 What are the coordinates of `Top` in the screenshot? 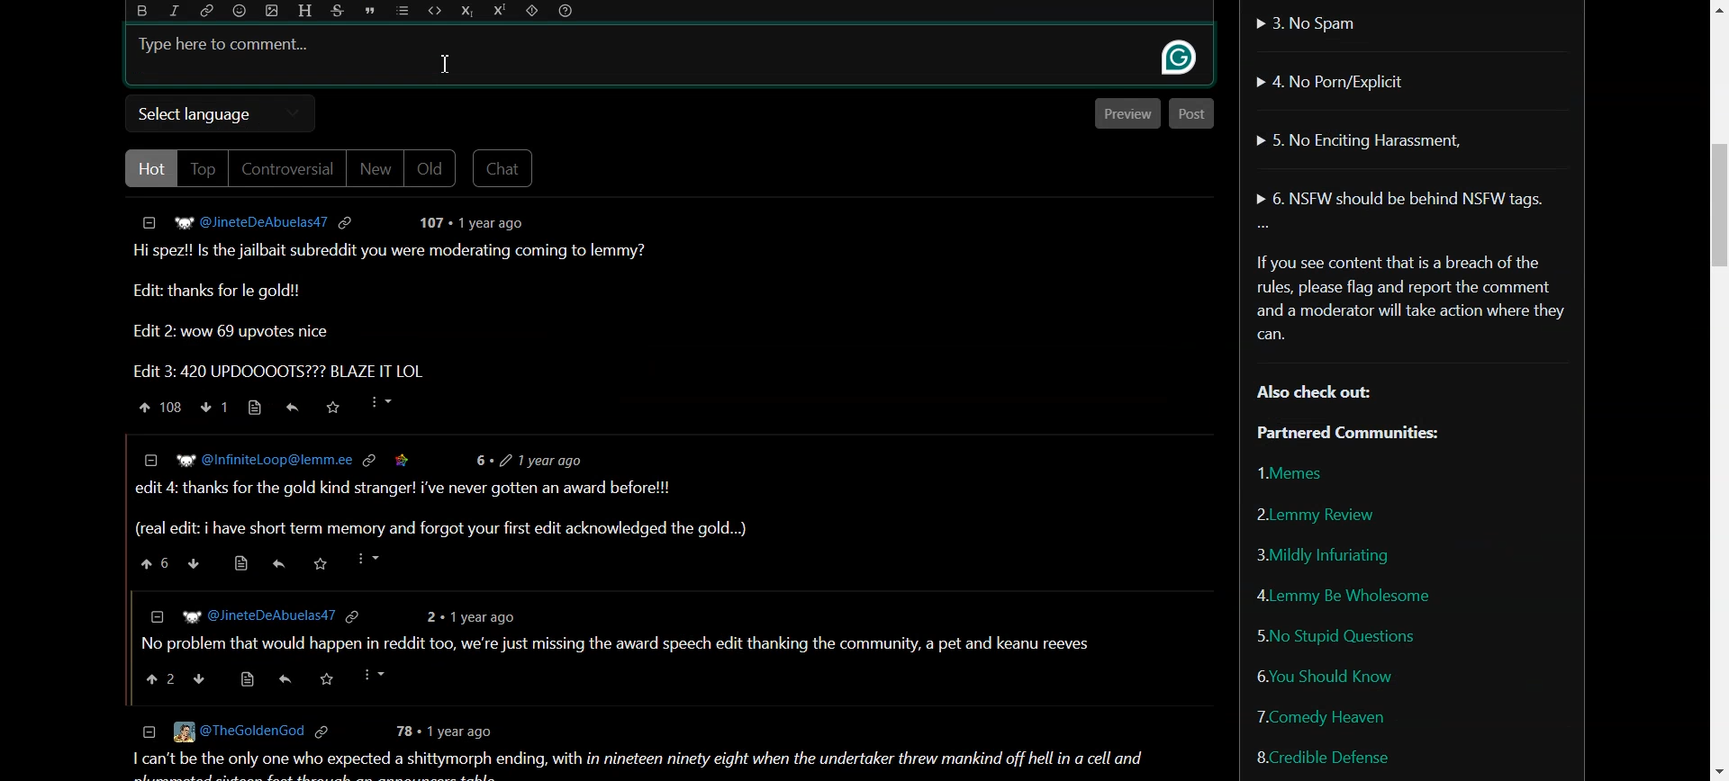 It's located at (203, 169).